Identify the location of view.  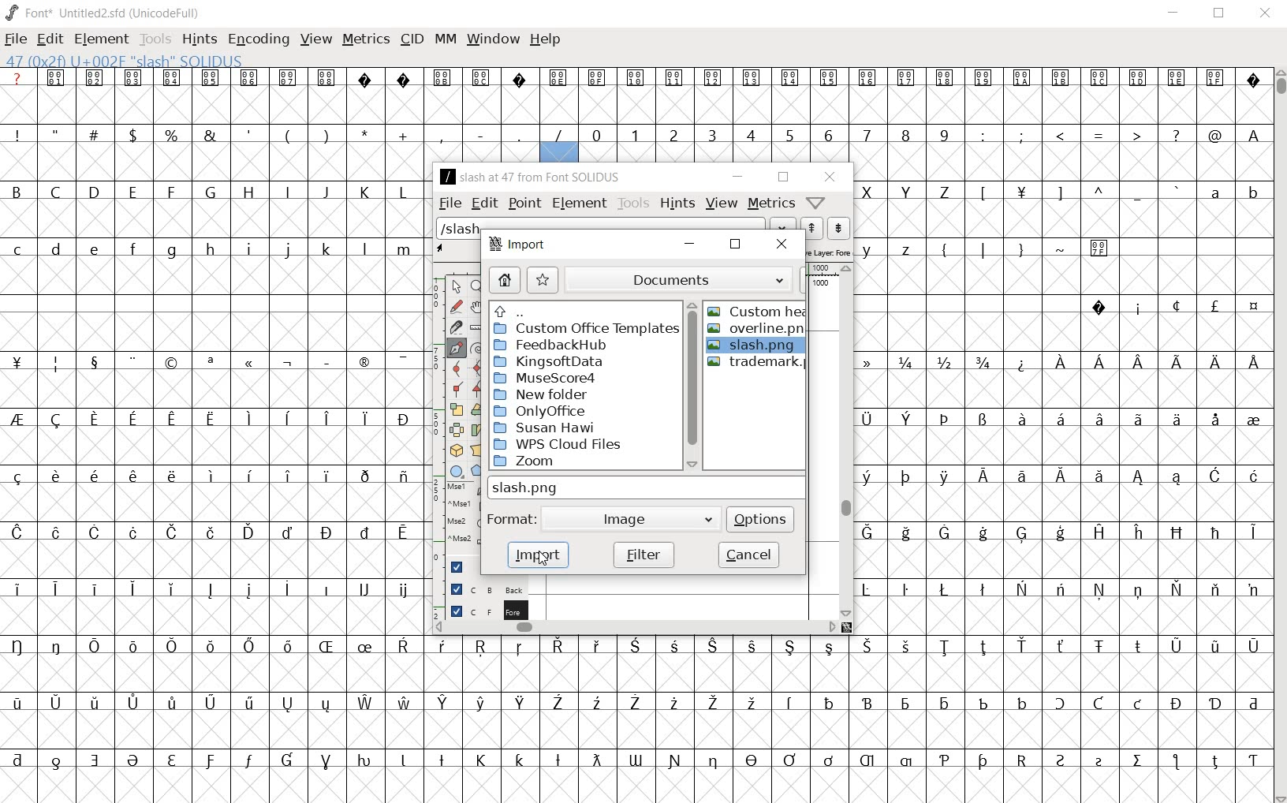
(722, 204).